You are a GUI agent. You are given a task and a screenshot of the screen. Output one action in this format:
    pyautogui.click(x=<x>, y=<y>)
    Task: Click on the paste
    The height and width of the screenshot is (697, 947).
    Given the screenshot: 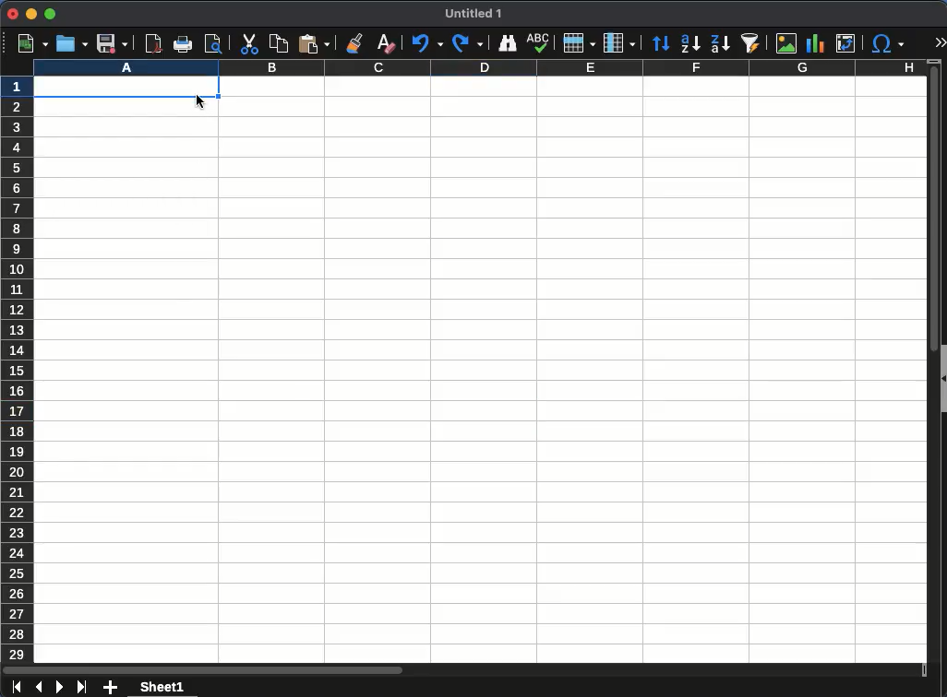 What is the action you would take?
    pyautogui.click(x=313, y=44)
    